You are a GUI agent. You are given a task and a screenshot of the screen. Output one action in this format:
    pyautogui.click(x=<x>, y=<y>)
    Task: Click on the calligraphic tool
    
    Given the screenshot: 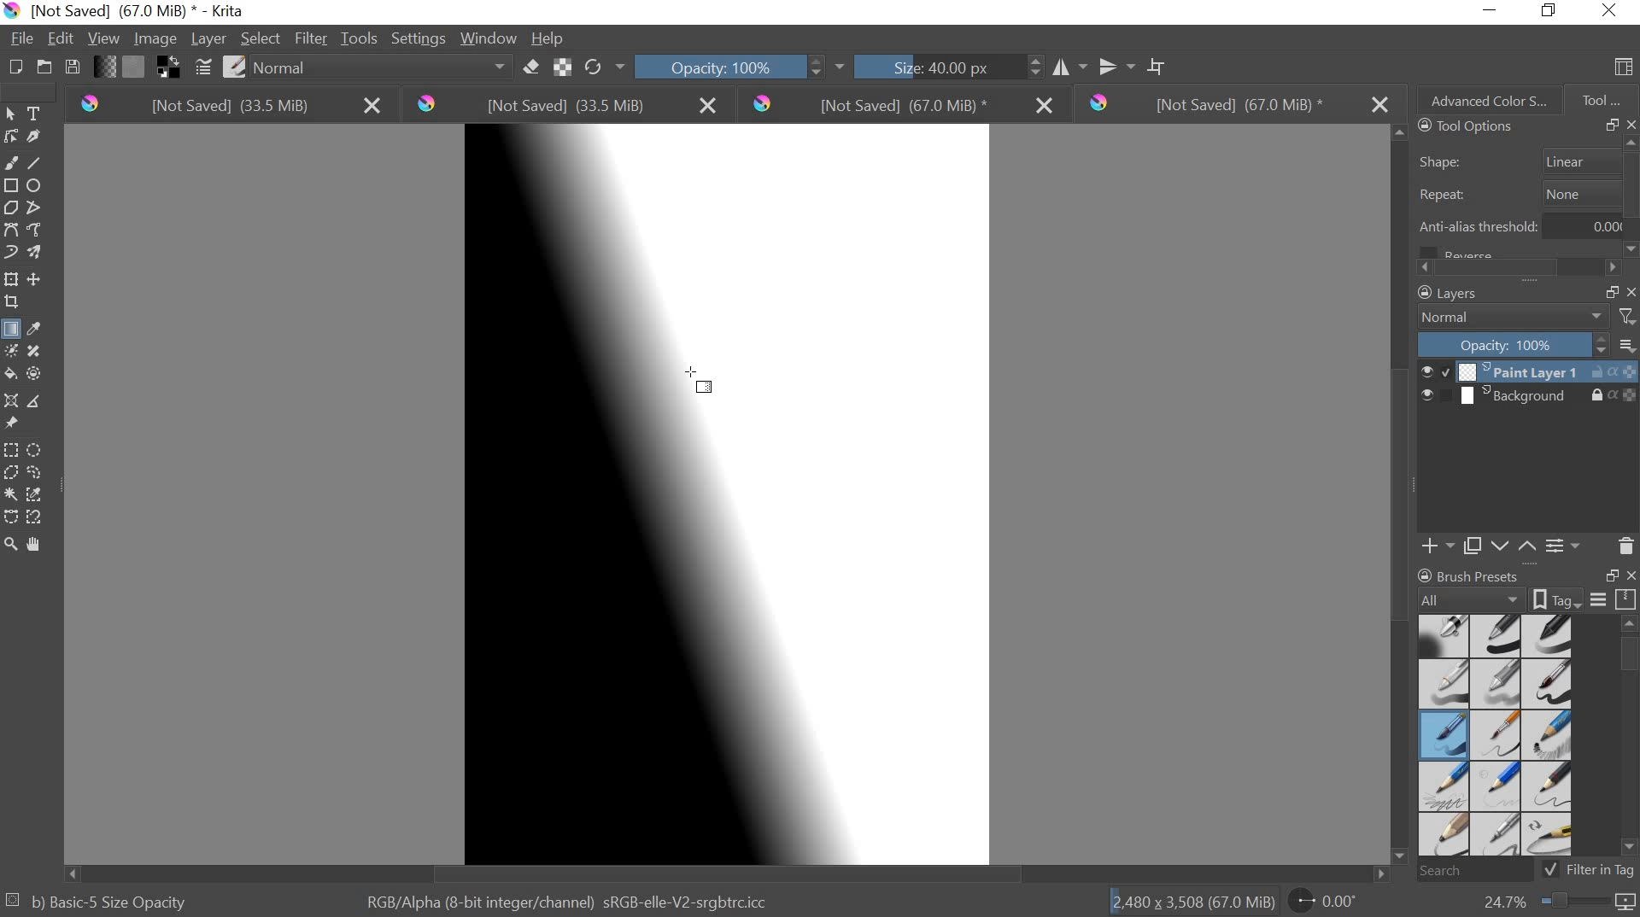 What is the action you would take?
    pyautogui.click(x=38, y=137)
    